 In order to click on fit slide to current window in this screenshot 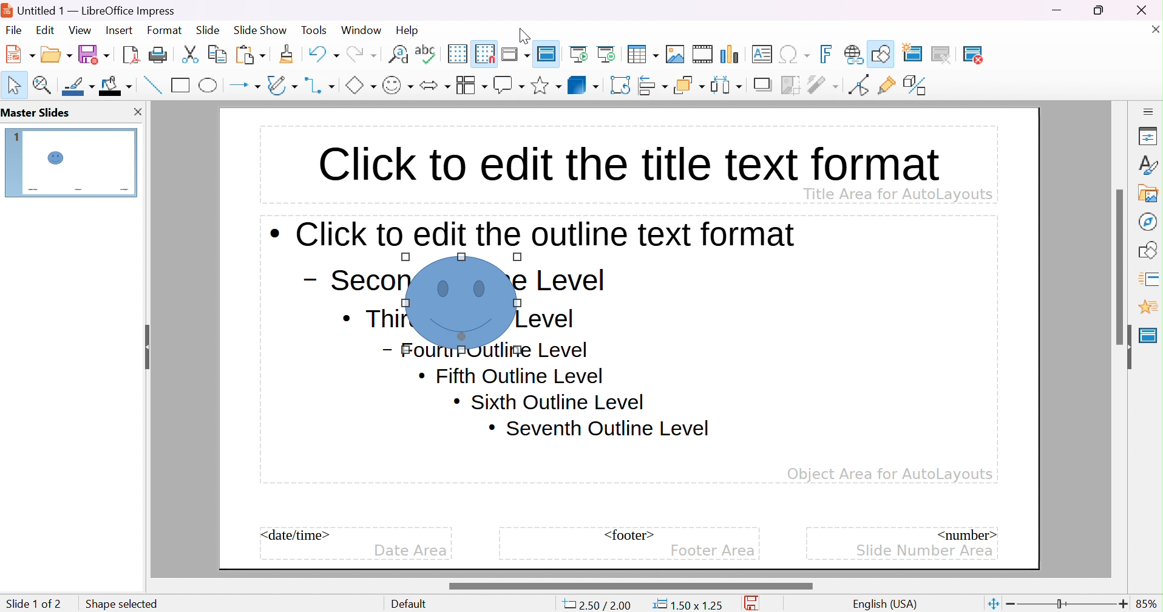, I will do `click(992, 603)`.